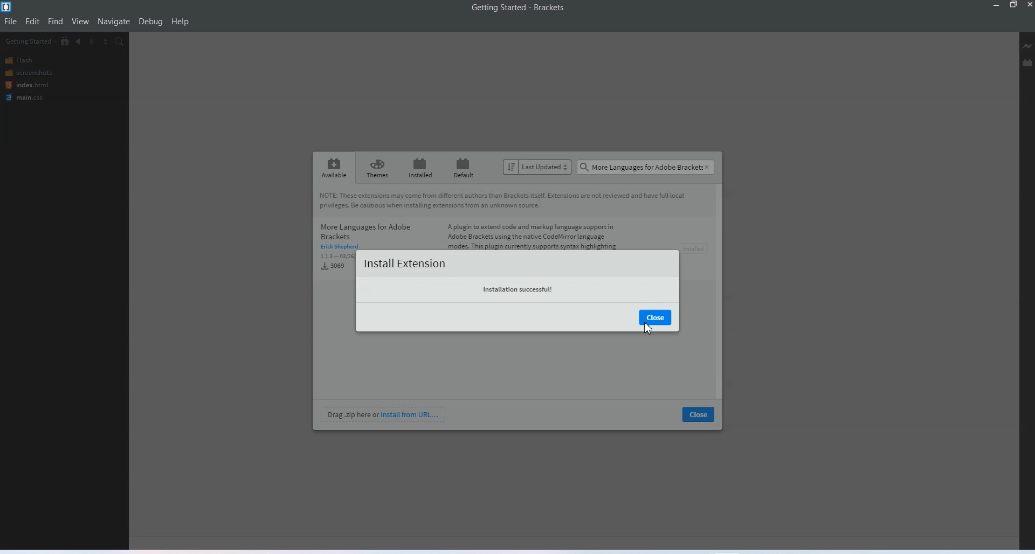 Image resolution: width=1035 pixels, height=554 pixels. I want to click on Show in the file tree, so click(66, 41).